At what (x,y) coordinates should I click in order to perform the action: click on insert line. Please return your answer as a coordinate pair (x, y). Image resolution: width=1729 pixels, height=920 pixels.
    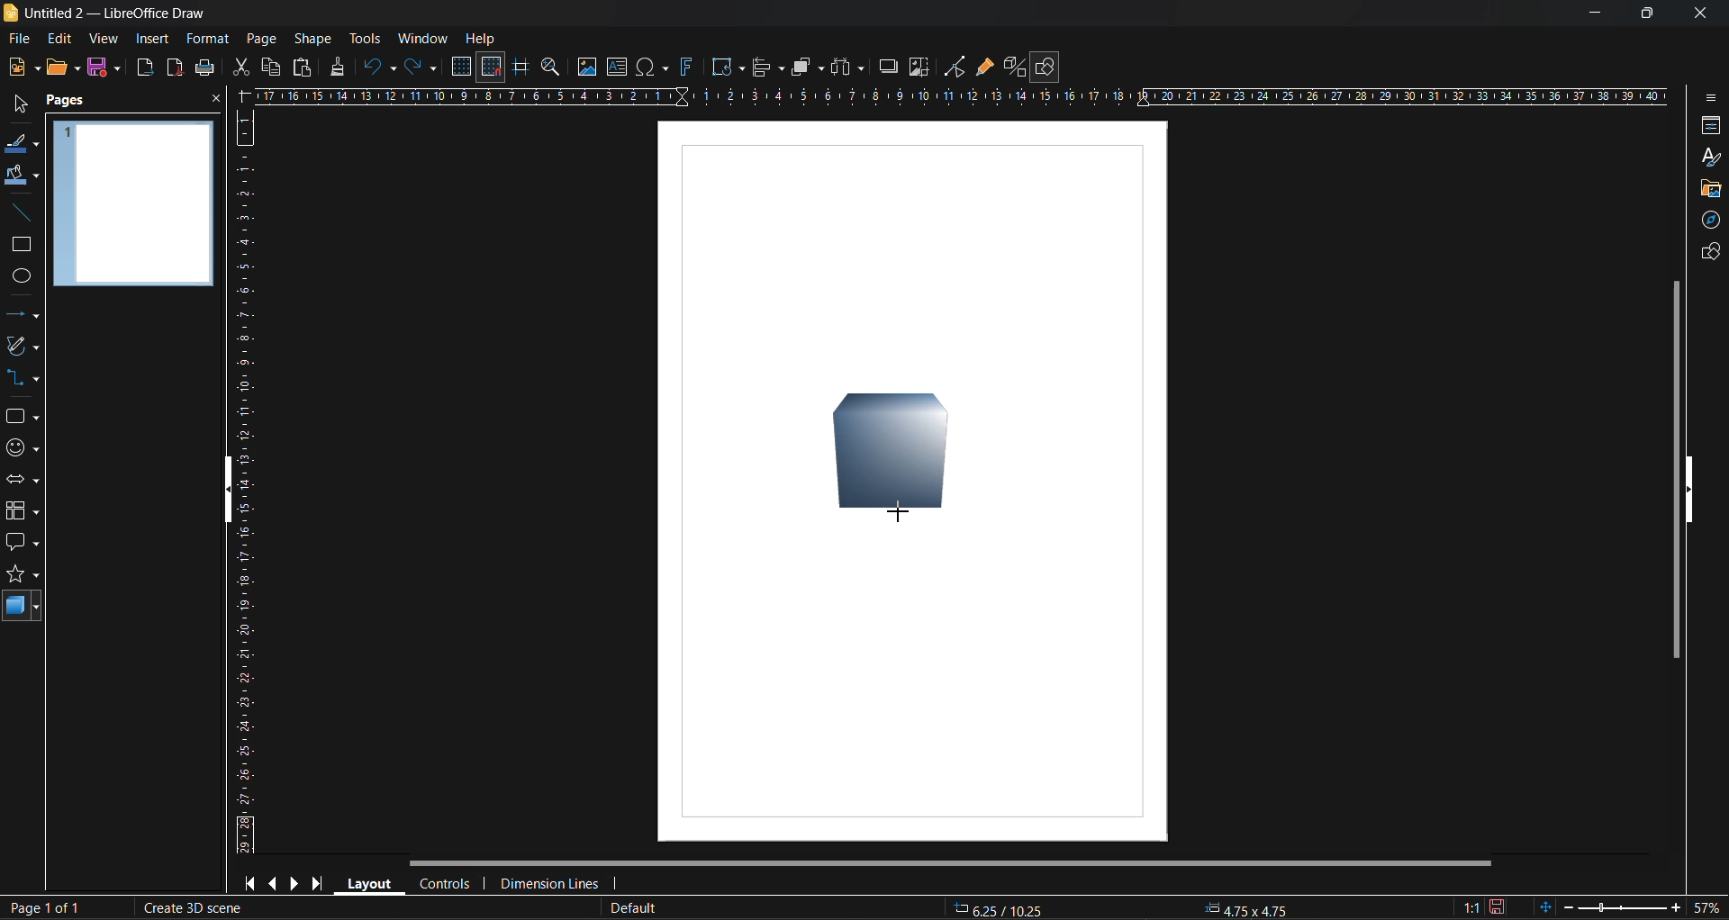
    Looking at the image, I should click on (21, 212).